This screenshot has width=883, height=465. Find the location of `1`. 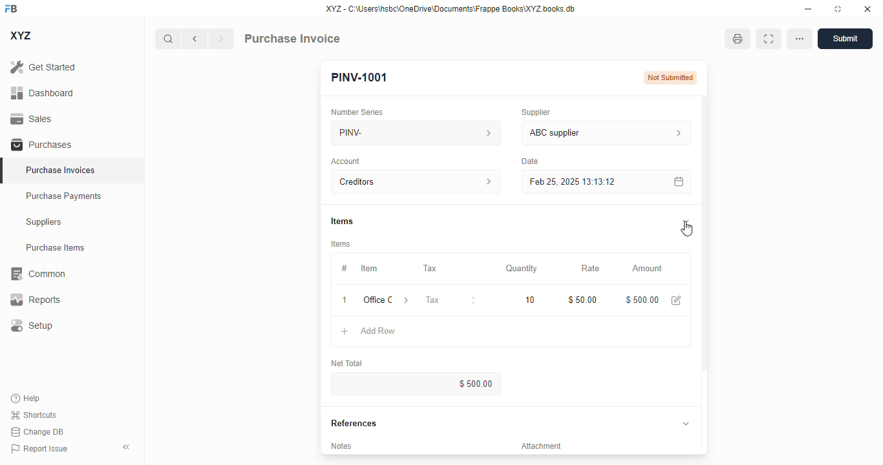

1 is located at coordinates (346, 300).